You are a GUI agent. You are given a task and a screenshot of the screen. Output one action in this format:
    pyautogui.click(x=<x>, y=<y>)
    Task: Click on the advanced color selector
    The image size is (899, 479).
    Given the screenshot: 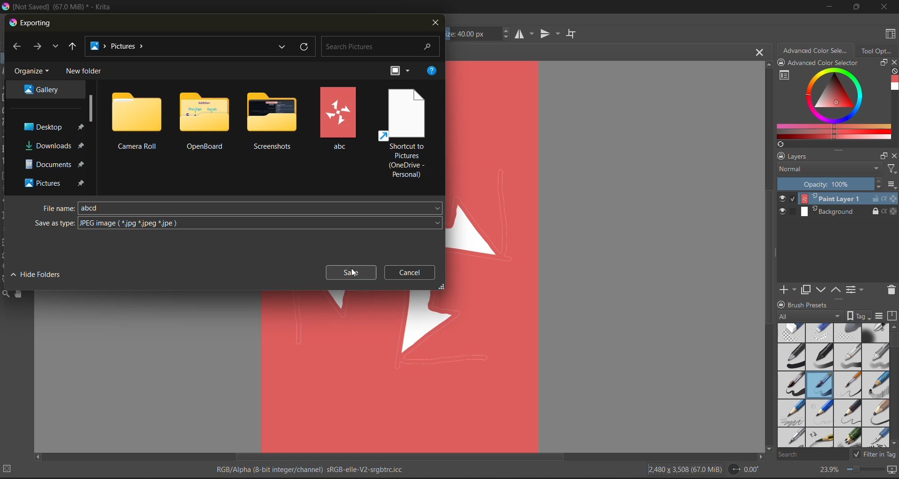 What is the action you would take?
    pyautogui.click(x=817, y=52)
    